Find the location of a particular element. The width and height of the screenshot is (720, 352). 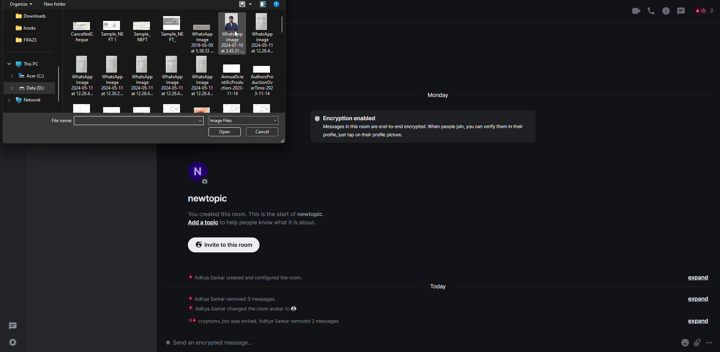

info is located at coordinates (665, 10).